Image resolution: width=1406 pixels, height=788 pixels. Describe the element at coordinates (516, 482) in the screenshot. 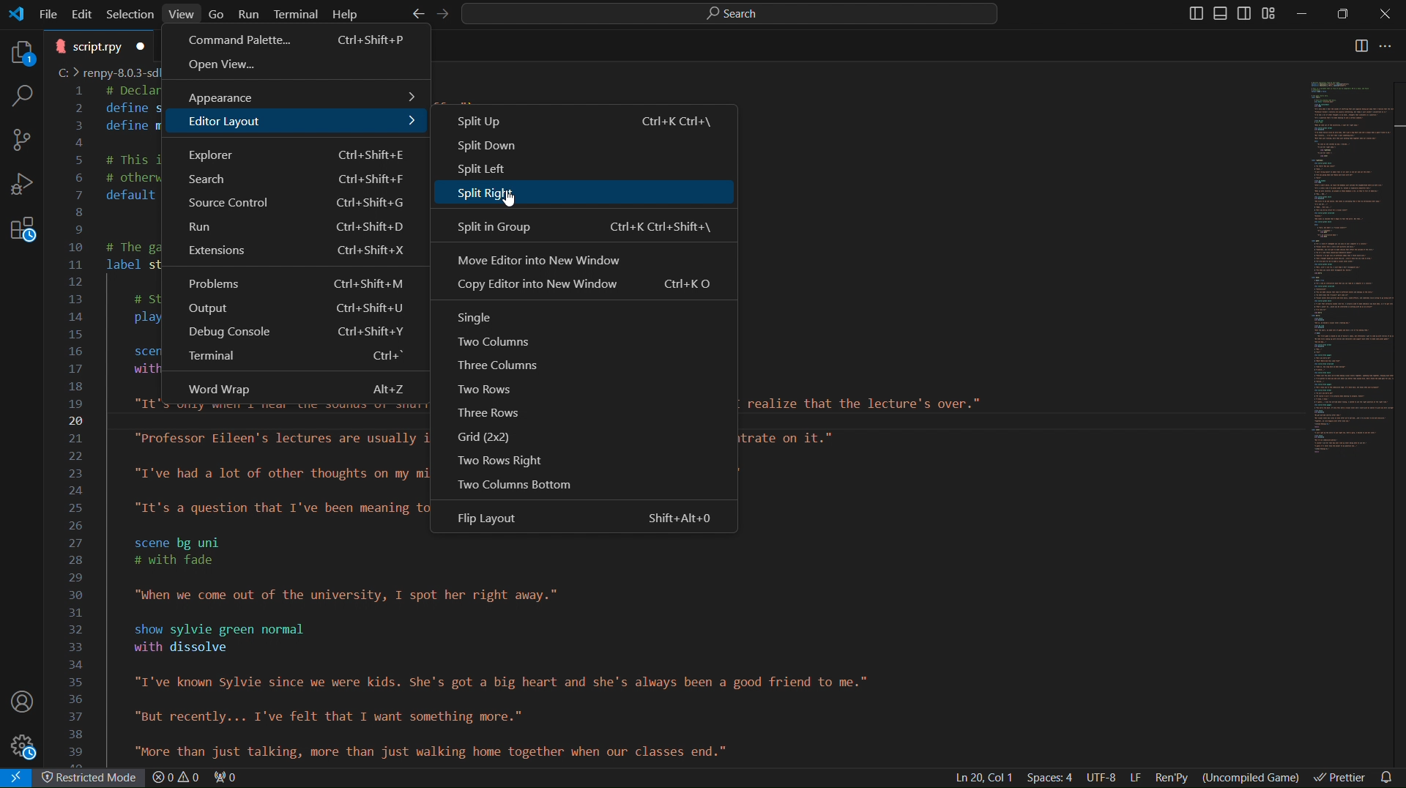

I see `Two Column Bottom` at that location.